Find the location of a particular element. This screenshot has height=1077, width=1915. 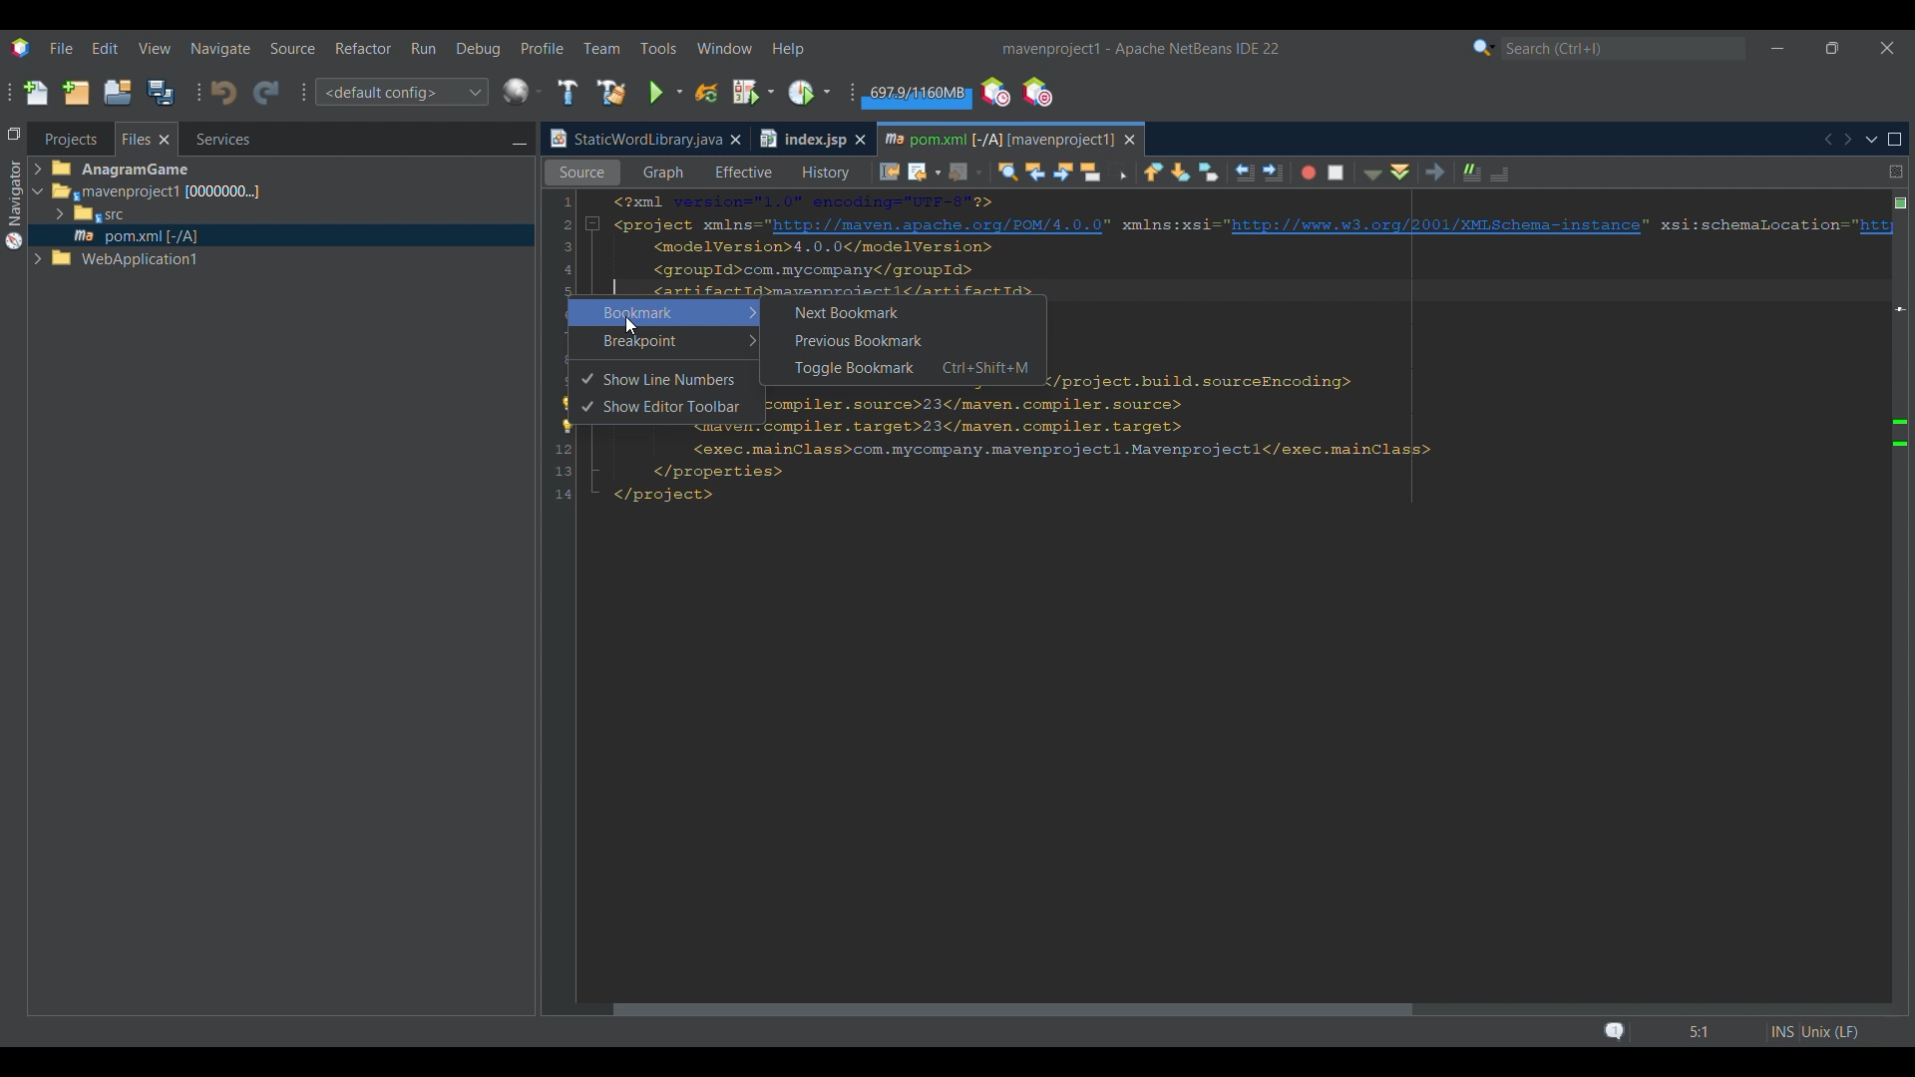

Pause I/O checks is located at coordinates (1036, 92).